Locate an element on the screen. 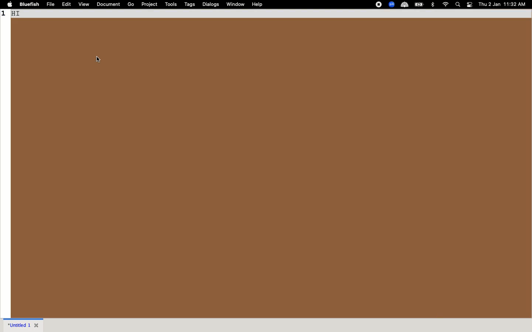 The width and height of the screenshot is (532, 332). dialogs is located at coordinates (211, 5).